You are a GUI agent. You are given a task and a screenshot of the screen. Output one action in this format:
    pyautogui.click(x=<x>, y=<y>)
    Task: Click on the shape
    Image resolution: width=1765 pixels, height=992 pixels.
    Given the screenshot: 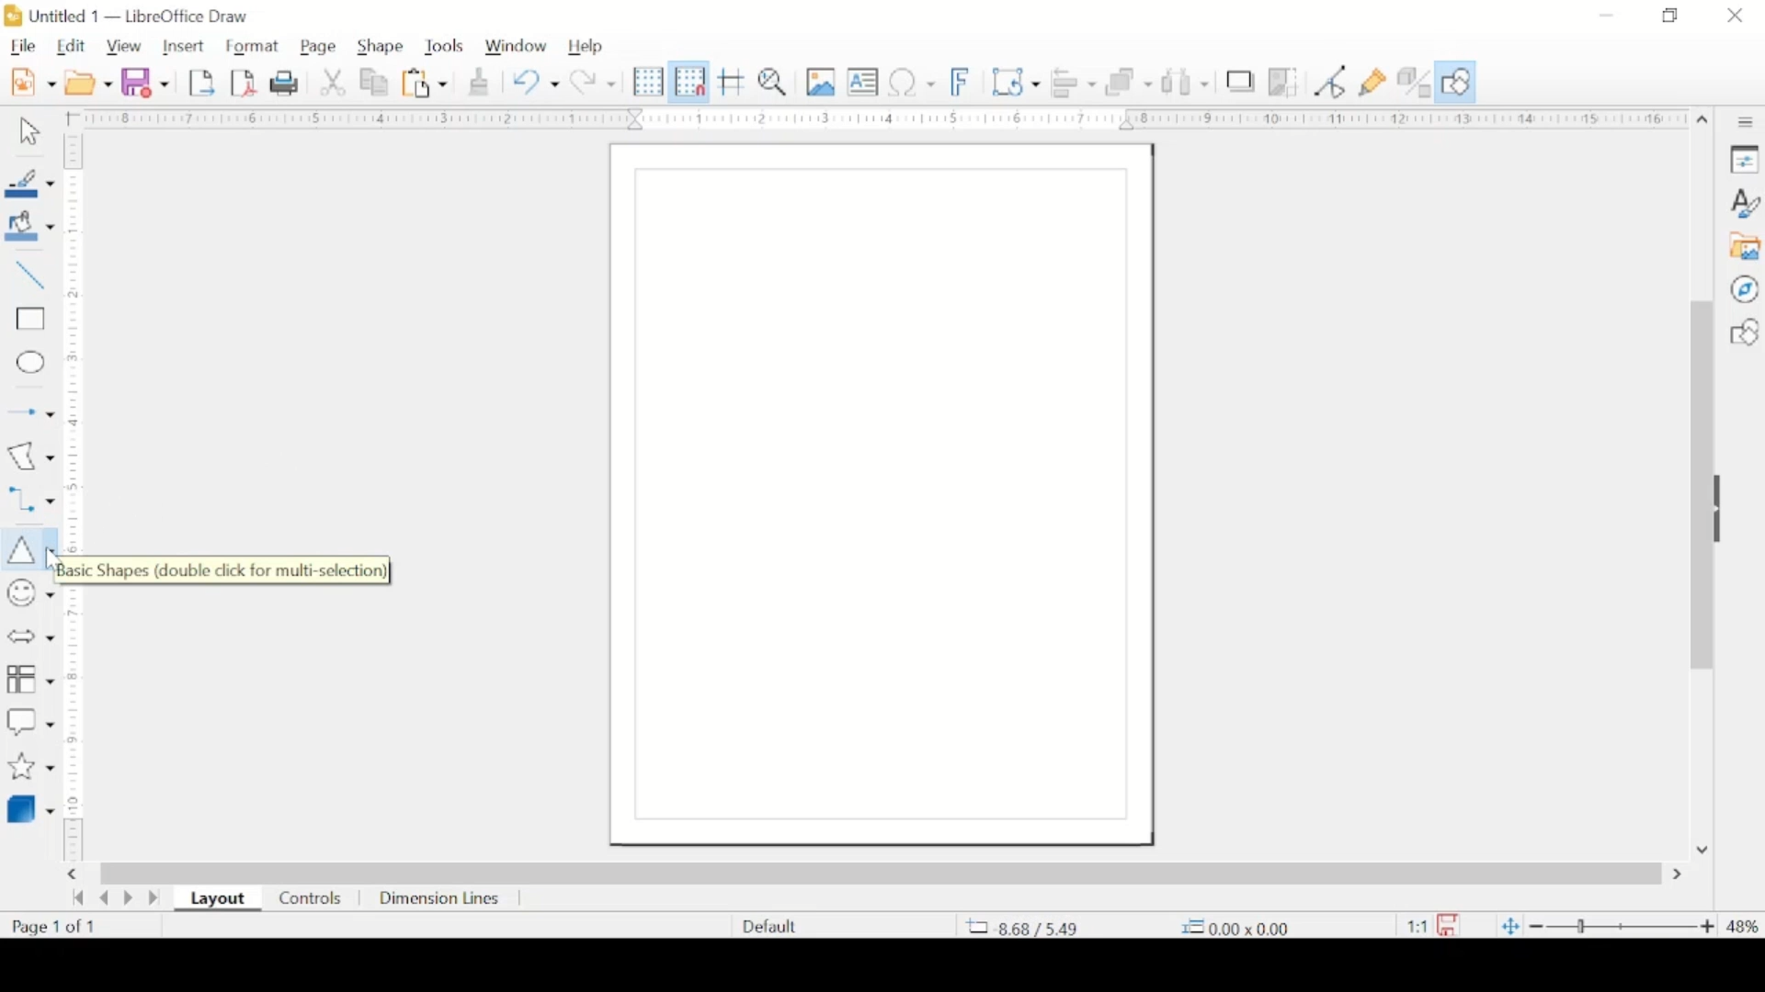 What is the action you would take?
    pyautogui.click(x=379, y=43)
    